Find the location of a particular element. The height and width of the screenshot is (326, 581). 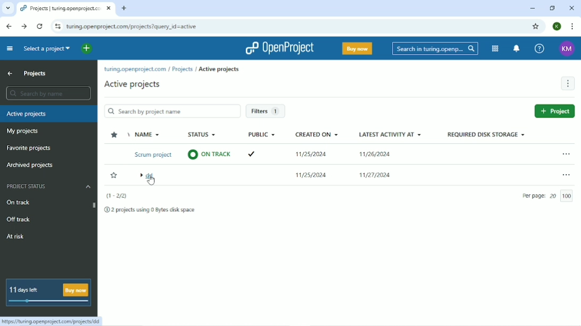

Per page 10/100 is located at coordinates (549, 196).